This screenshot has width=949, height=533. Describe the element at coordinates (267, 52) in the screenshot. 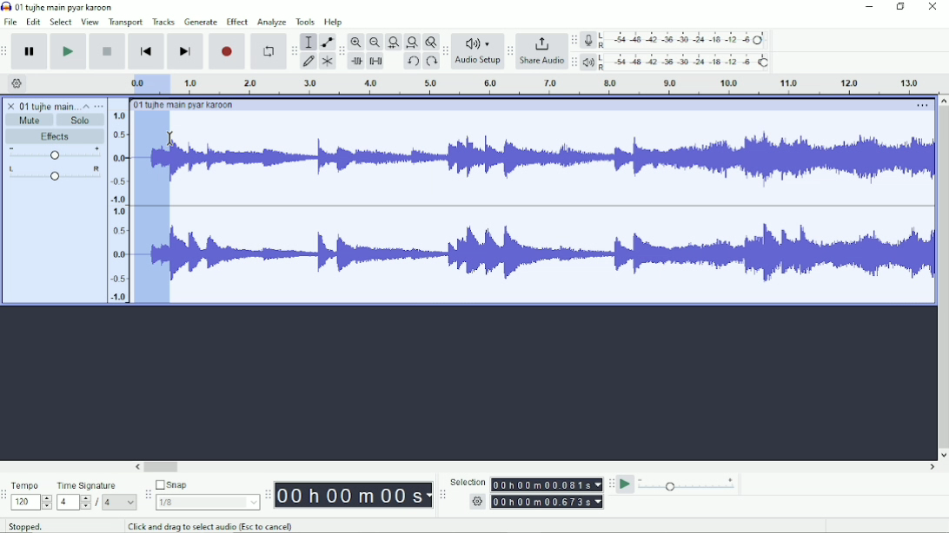

I see `Enable looping` at that location.